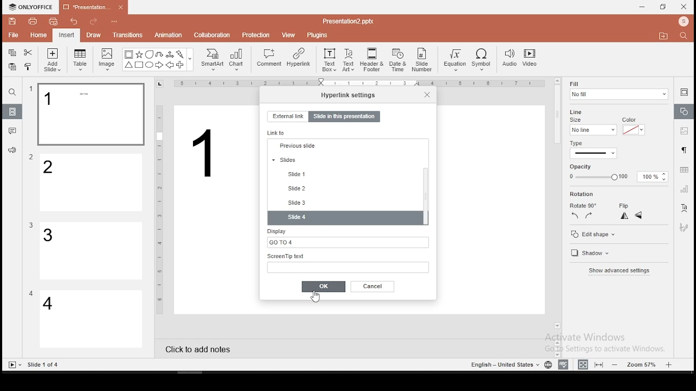 The image size is (696, 391). Describe the element at coordinates (33, 20) in the screenshot. I see `print file` at that location.